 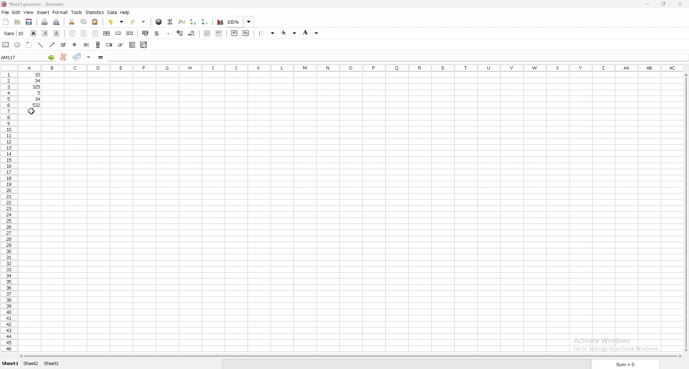 I want to click on function, so click(x=182, y=22).